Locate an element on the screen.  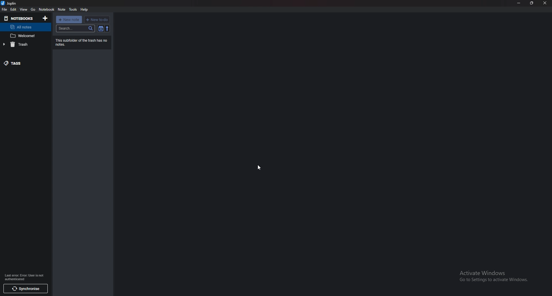
trash is located at coordinates (22, 44).